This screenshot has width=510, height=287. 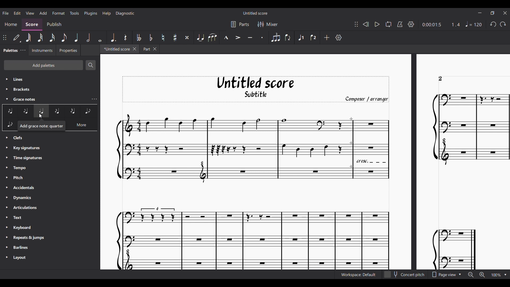 I want to click on Mixer settings, so click(x=267, y=24).